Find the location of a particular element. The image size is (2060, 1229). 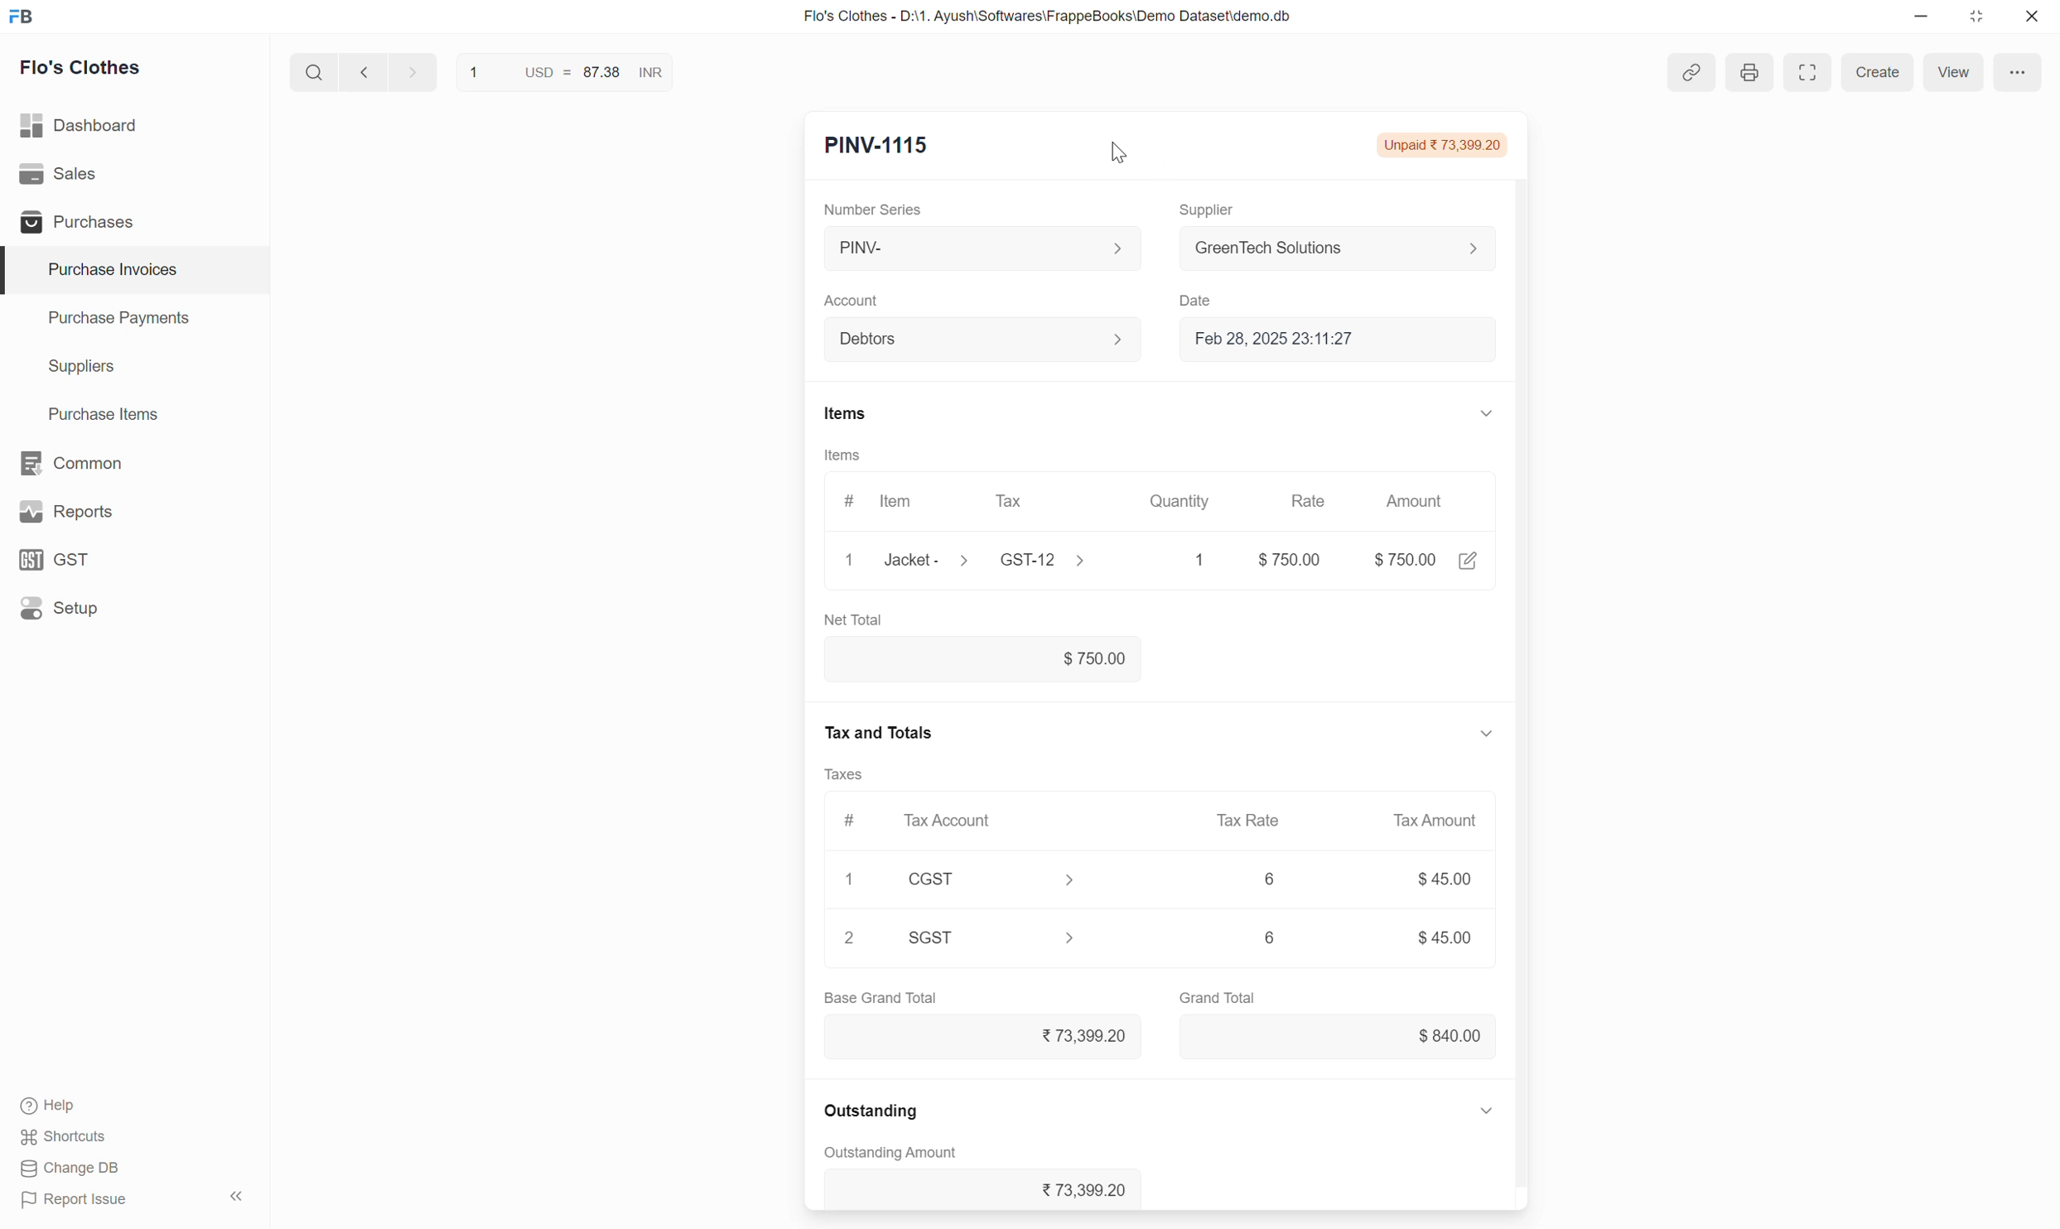

Edit is located at coordinates (1469, 561).